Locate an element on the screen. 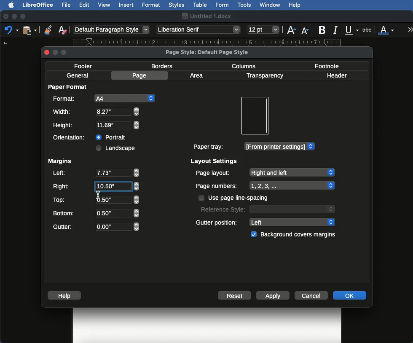 This screenshot has width=413, height=343. Name is located at coordinates (206, 16).